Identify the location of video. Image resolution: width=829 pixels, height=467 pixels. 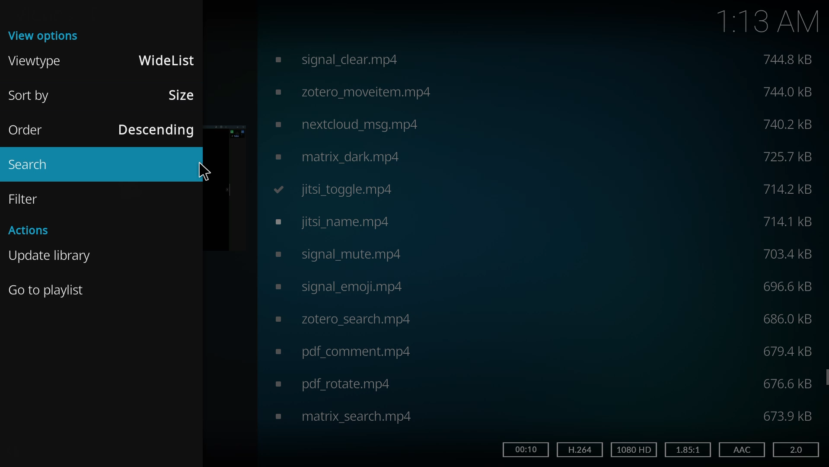
(334, 384).